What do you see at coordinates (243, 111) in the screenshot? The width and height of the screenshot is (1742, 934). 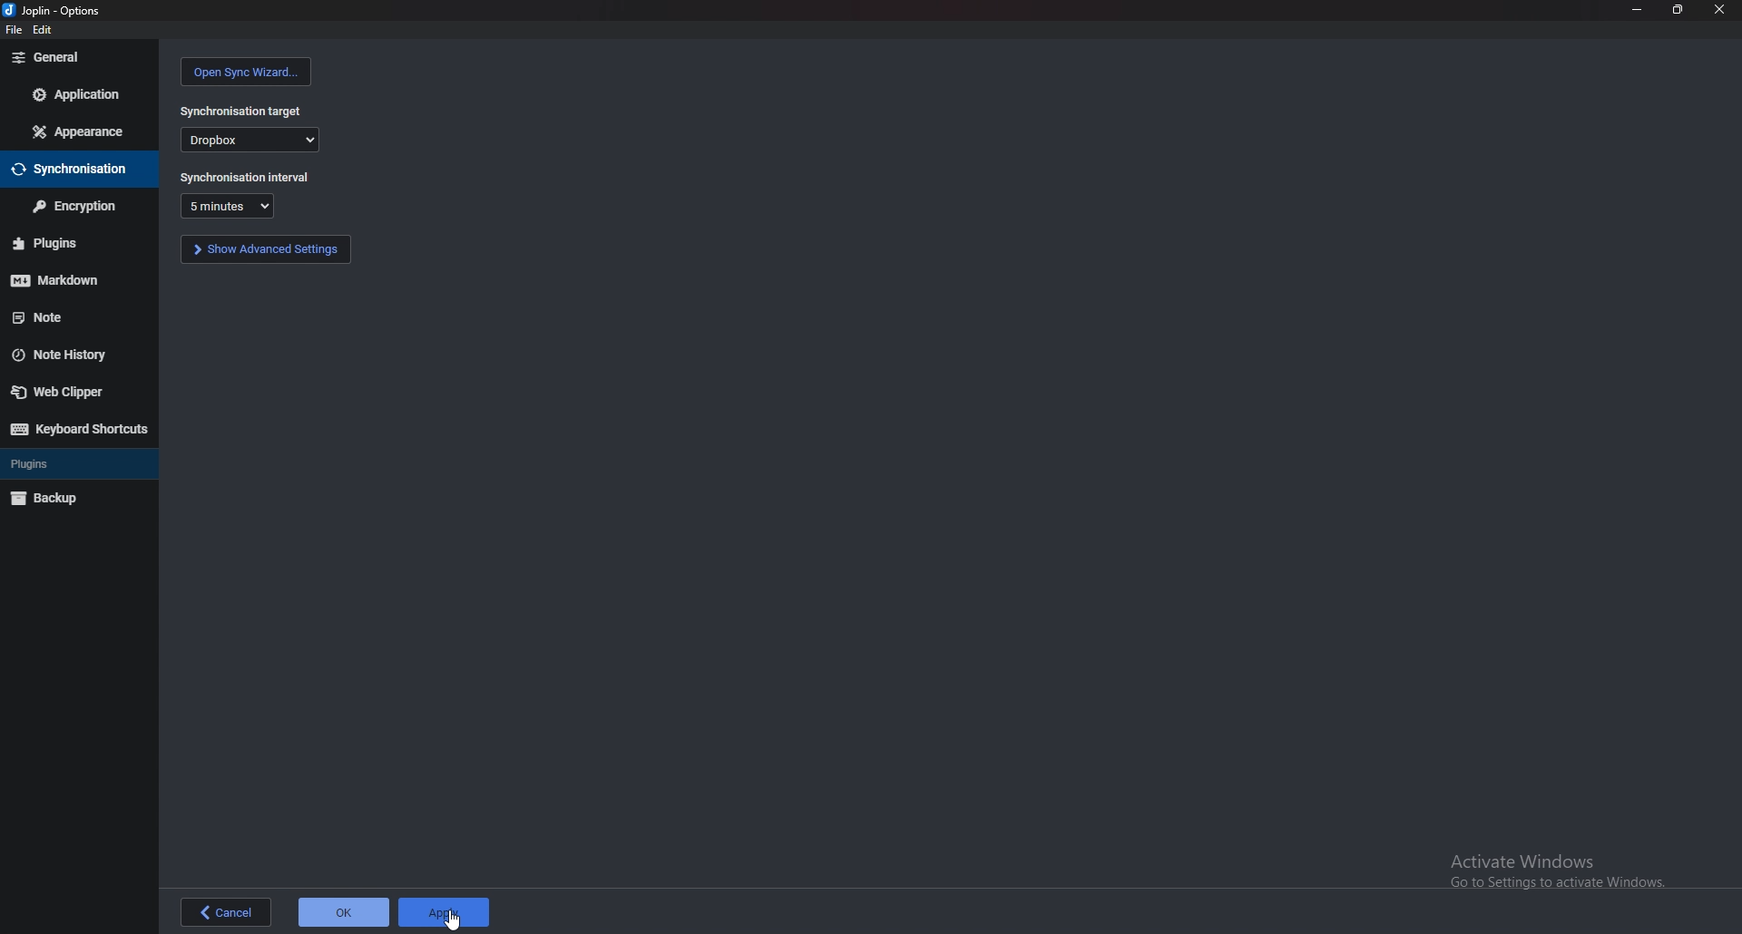 I see `synchronization target` at bounding box center [243, 111].